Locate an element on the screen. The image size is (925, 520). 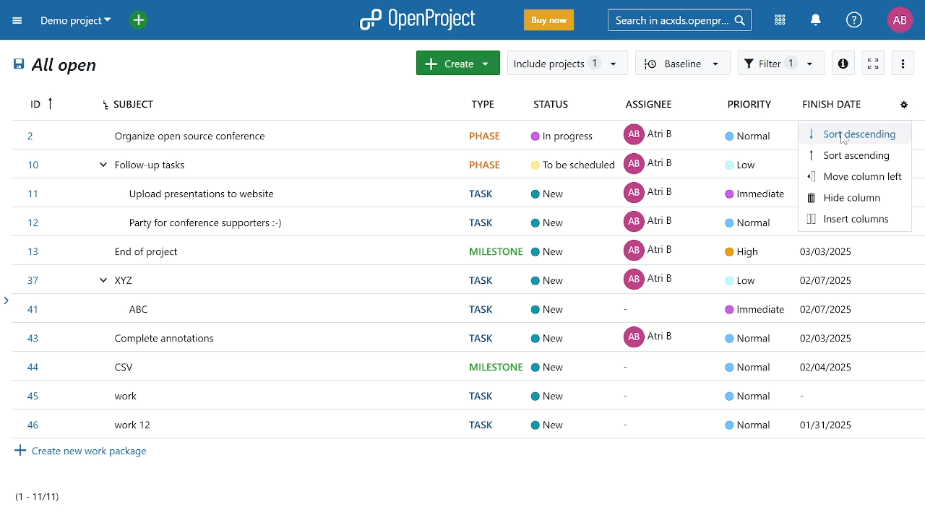
include project is located at coordinates (565, 63).